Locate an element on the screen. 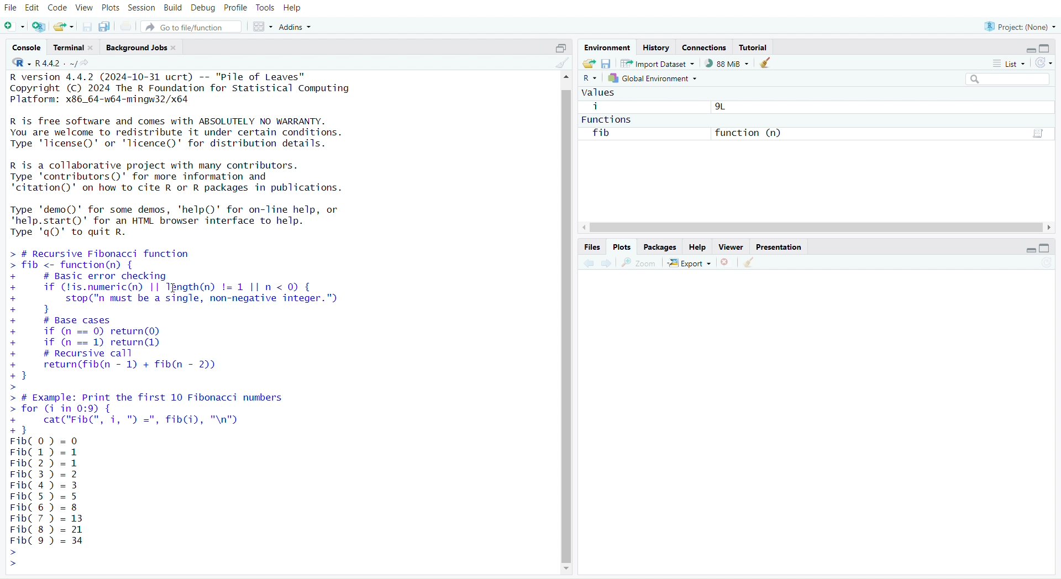 This screenshot has height=579, width=1061. save all open documents is located at coordinates (104, 26).